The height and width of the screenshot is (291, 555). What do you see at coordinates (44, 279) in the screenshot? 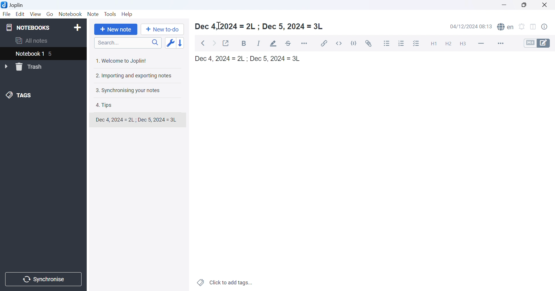
I see `Synchronise` at bounding box center [44, 279].